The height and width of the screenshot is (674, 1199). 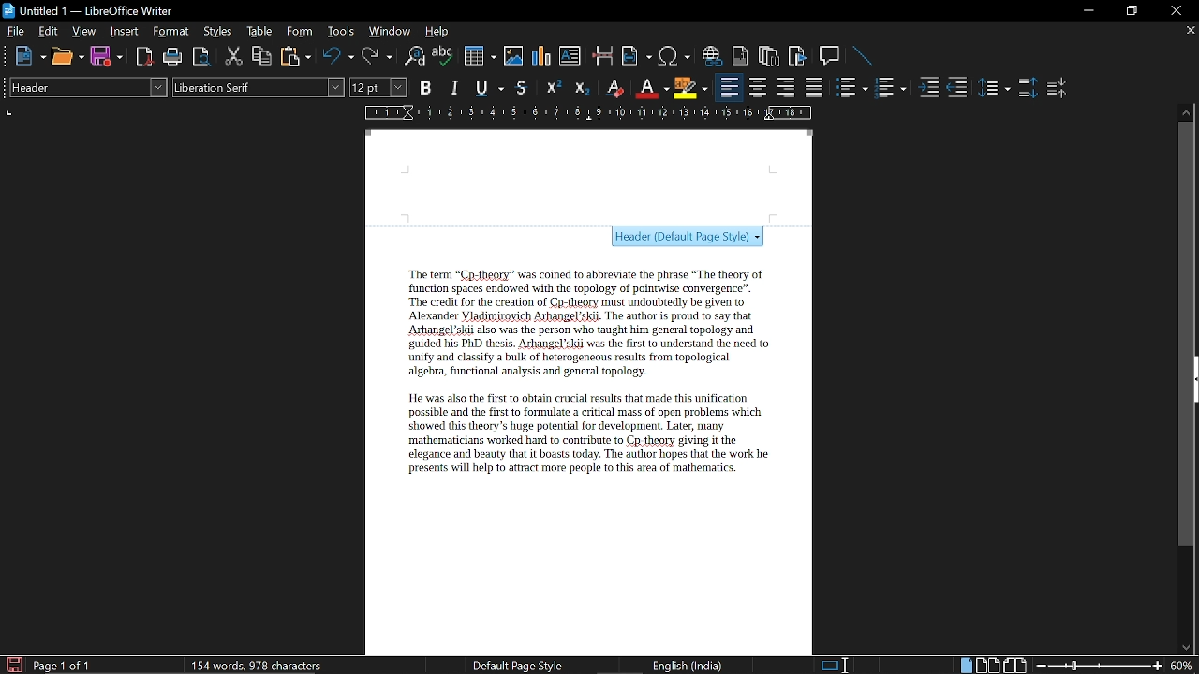 What do you see at coordinates (377, 56) in the screenshot?
I see `Redo` at bounding box center [377, 56].